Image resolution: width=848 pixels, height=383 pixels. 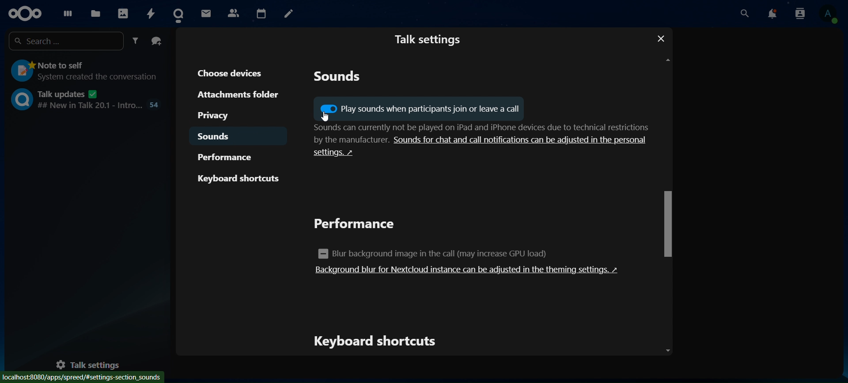 What do you see at coordinates (65, 11) in the screenshot?
I see `dashboard` at bounding box center [65, 11].